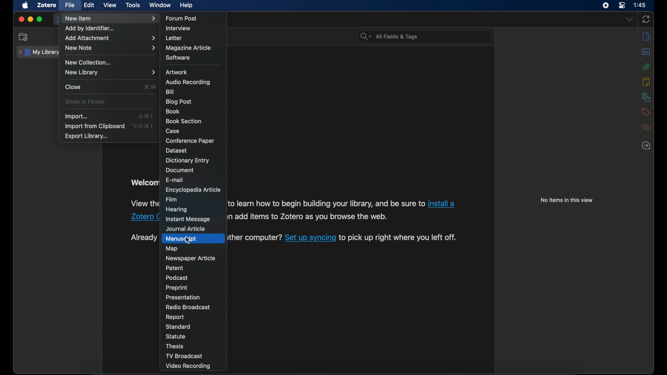  Describe the element at coordinates (181, 18) in the screenshot. I see `forum post` at that location.